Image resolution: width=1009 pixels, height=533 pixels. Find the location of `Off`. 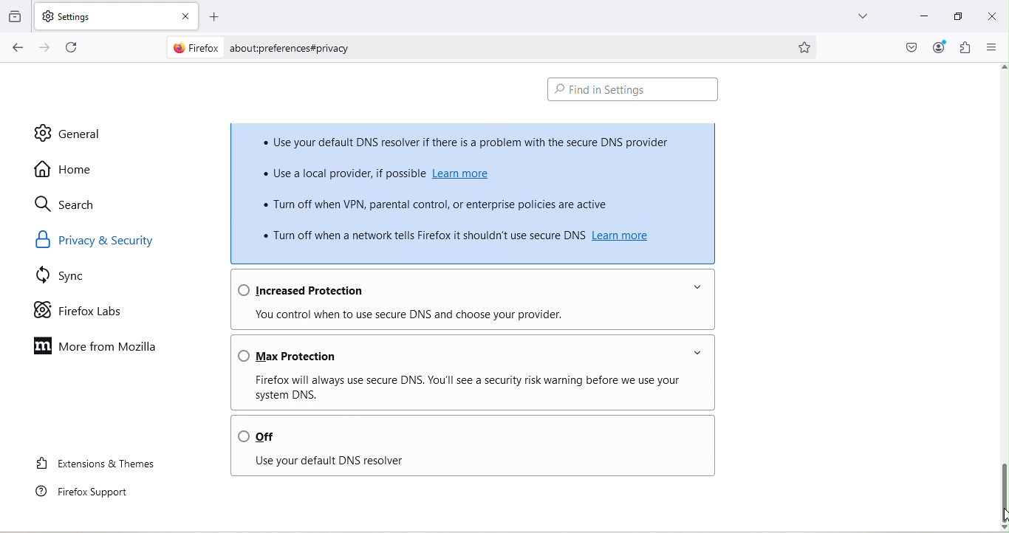

Off is located at coordinates (470, 433).